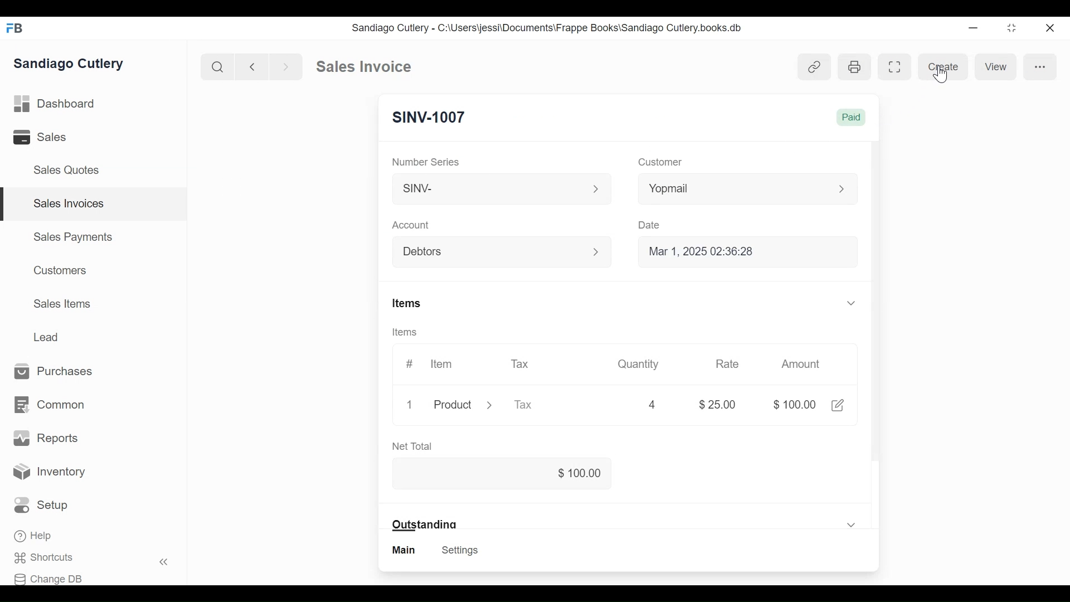 Image resolution: width=1070 pixels, height=602 pixels. What do you see at coordinates (442, 364) in the screenshot?
I see `Item` at bounding box center [442, 364].